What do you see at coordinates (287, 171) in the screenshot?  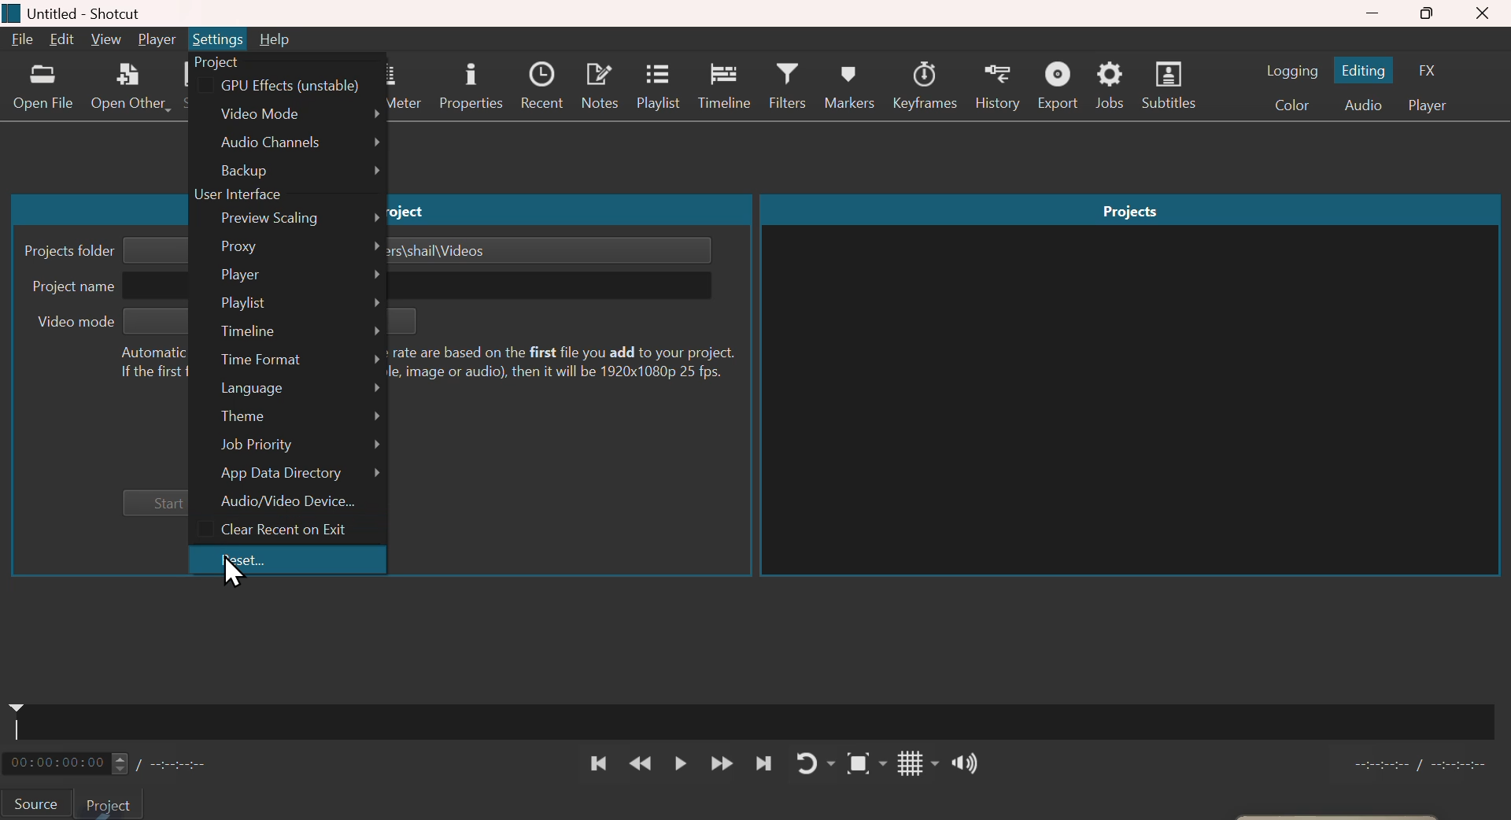 I see `Backup` at bounding box center [287, 171].